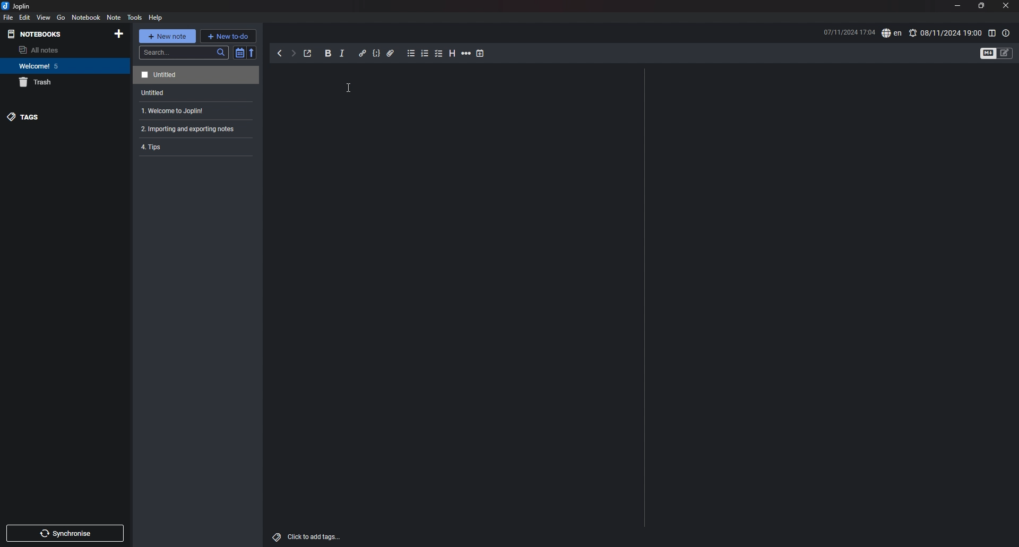 The image size is (1019, 547). I want to click on note, so click(114, 18).